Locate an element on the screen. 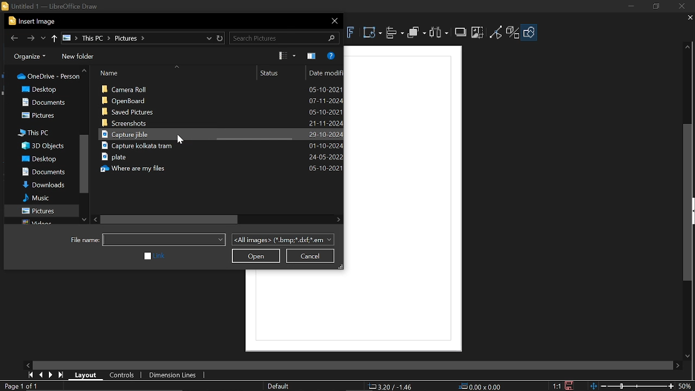 The width and height of the screenshot is (695, 391). link is located at coordinates (156, 256).